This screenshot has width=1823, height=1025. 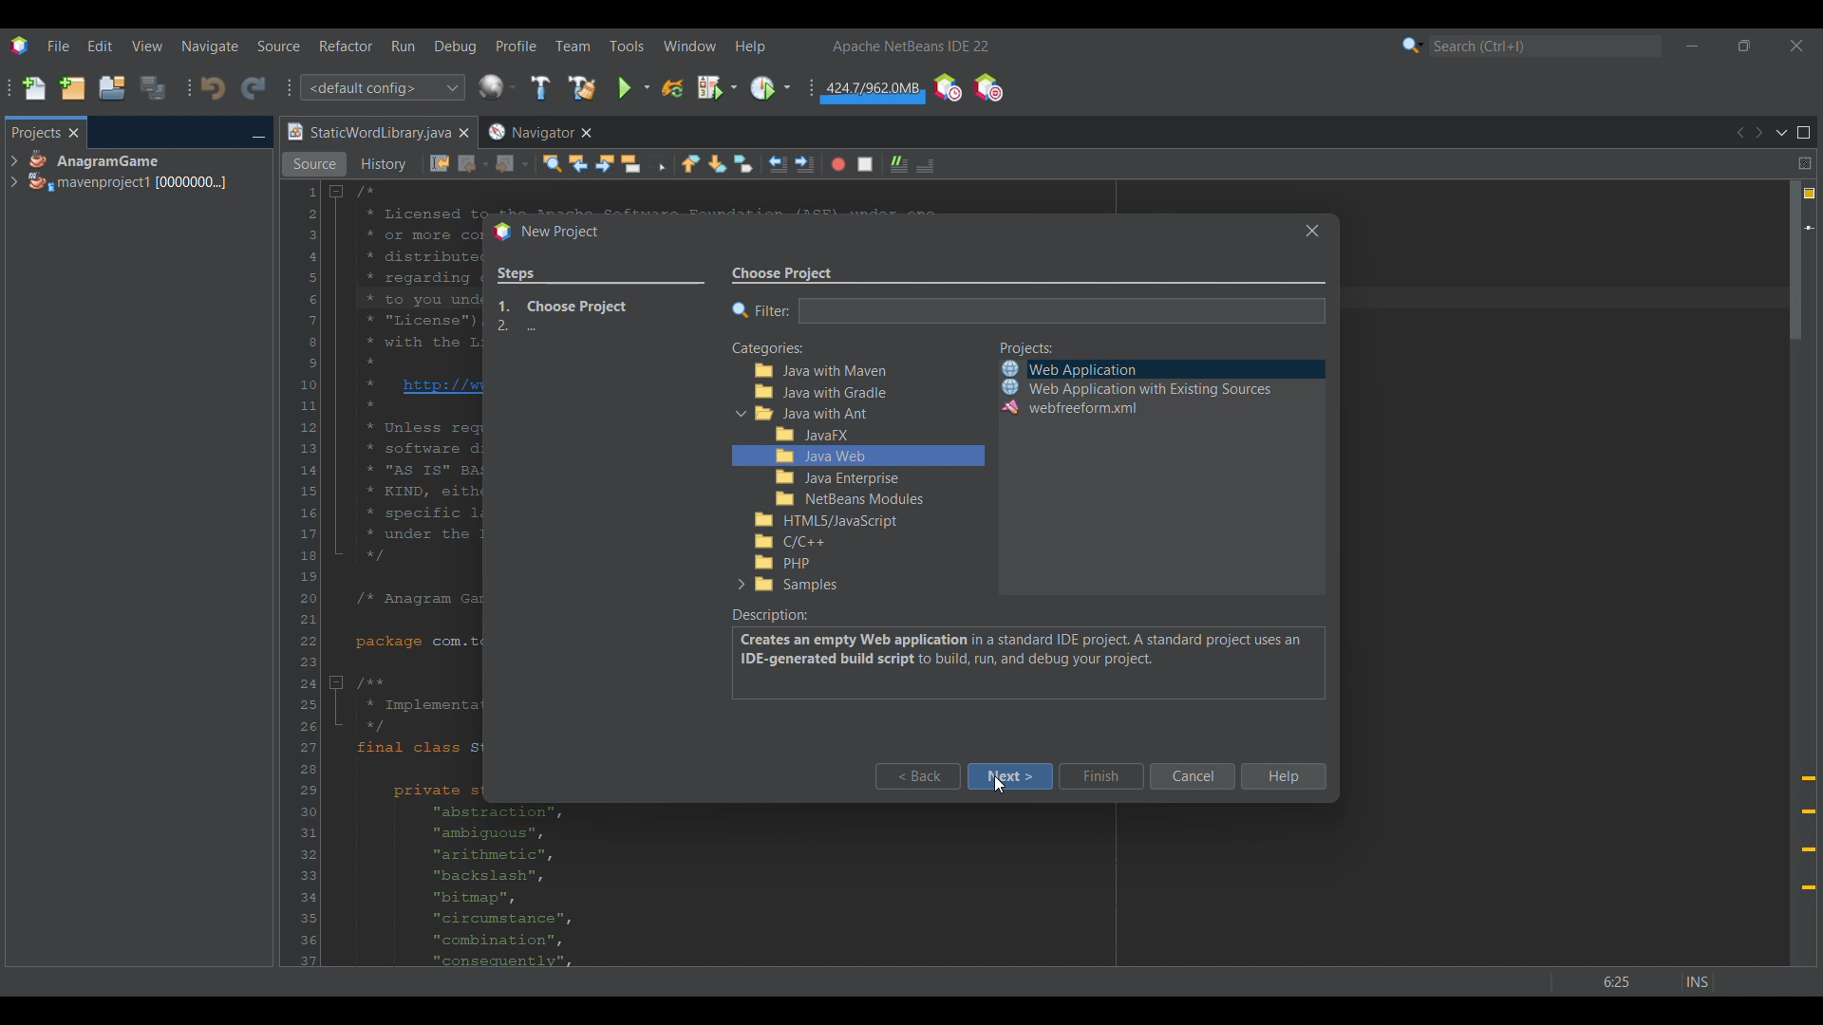 What do you see at coordinates (463, 133) in the screenshot?
I see `Close` at bounding box center [463, 133].